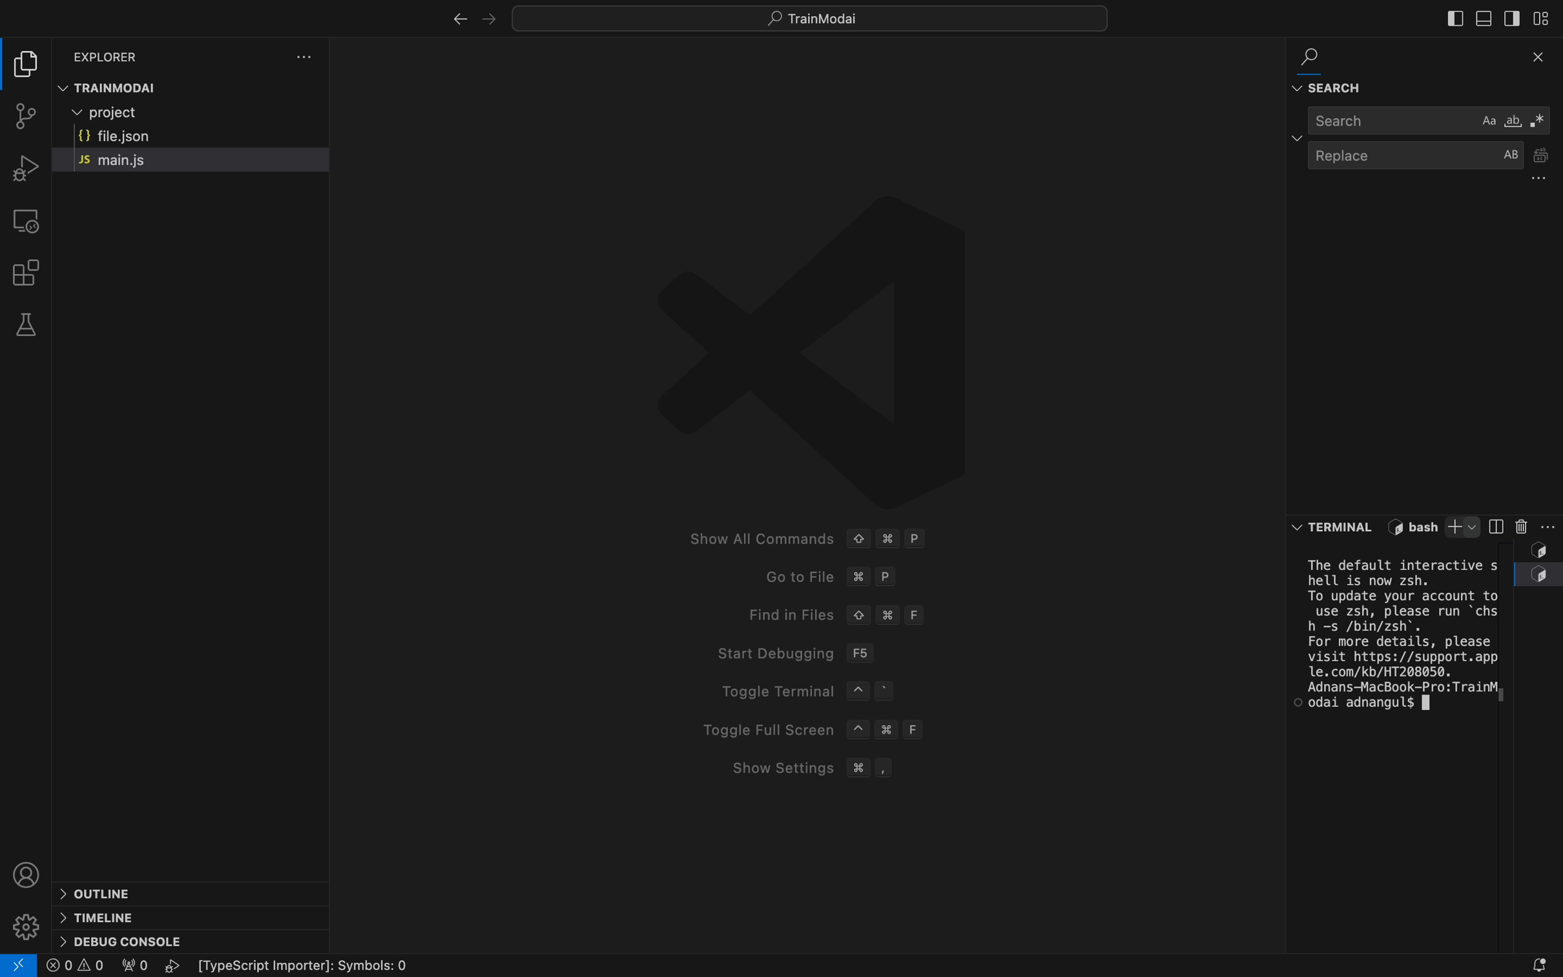 The height and width of the screenshot is (977, 1563). Describe the element at coordinates (32, 273) in the screenshot. I see `extensions` at that location.